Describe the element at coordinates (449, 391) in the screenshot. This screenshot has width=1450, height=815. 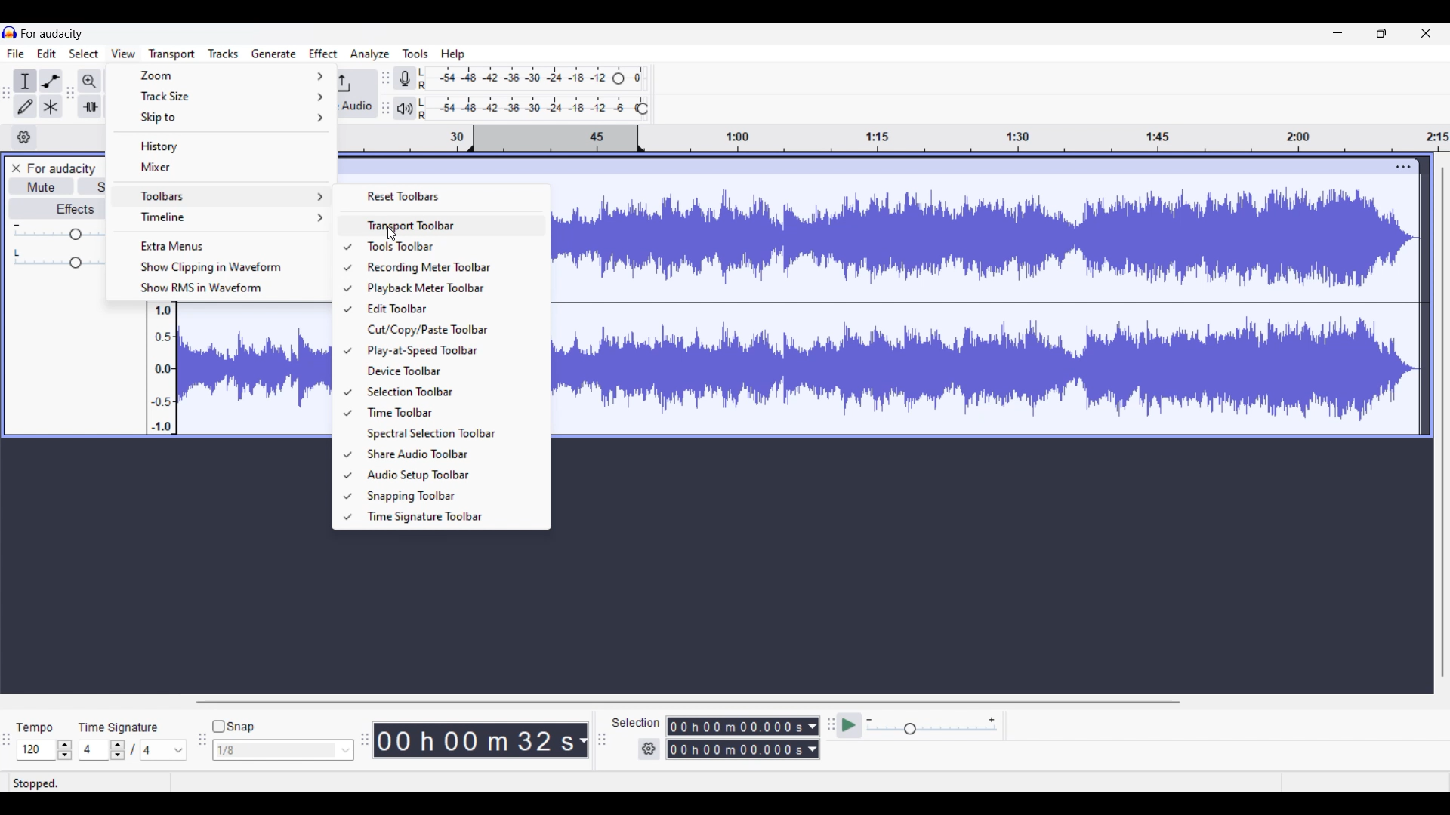
I see `Selection toolbar` at that location.